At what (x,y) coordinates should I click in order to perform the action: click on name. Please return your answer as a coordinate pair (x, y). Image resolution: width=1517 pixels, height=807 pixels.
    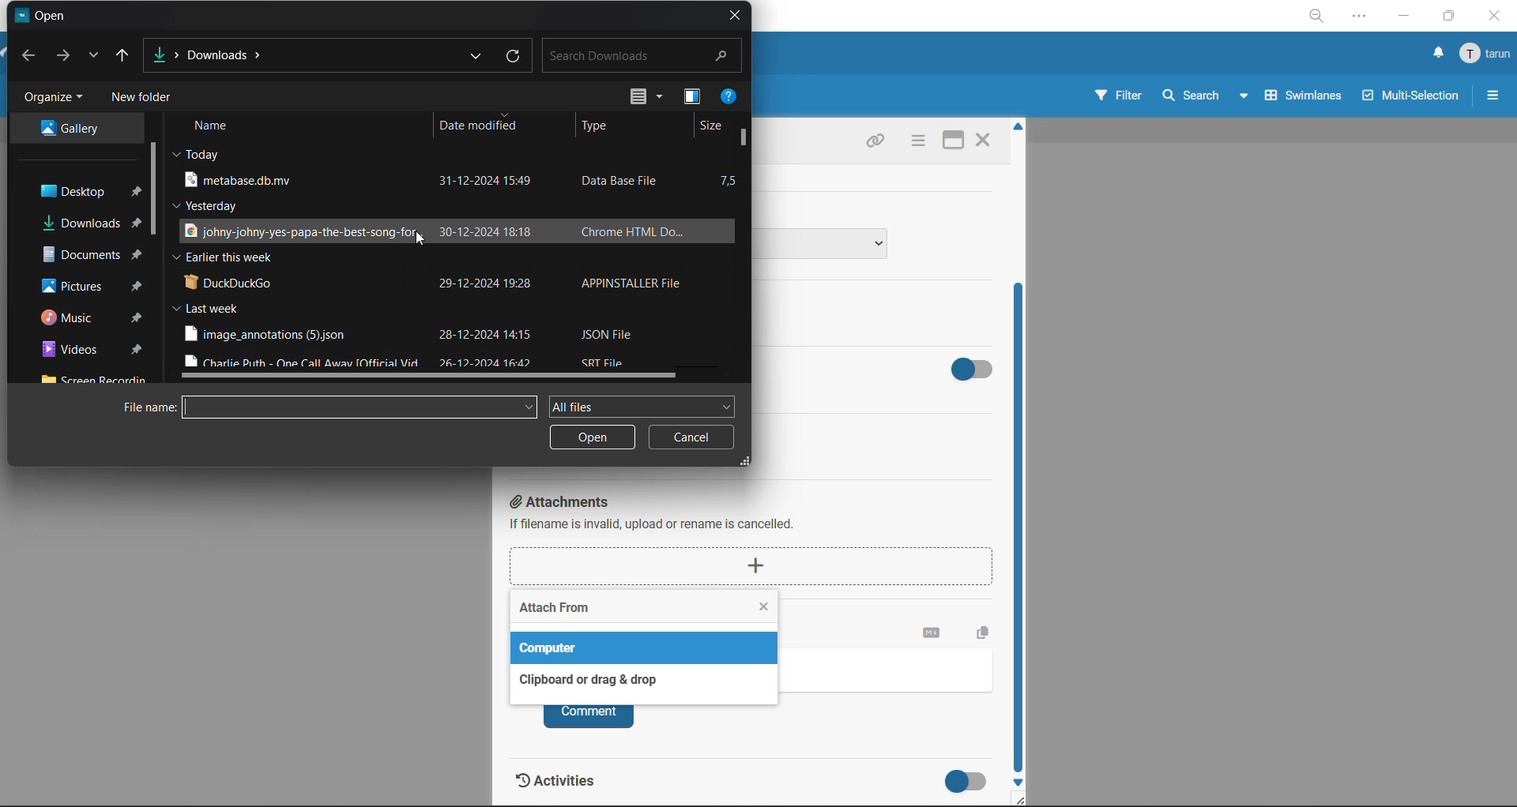
    Looking at the image, I should click on (218, 127).